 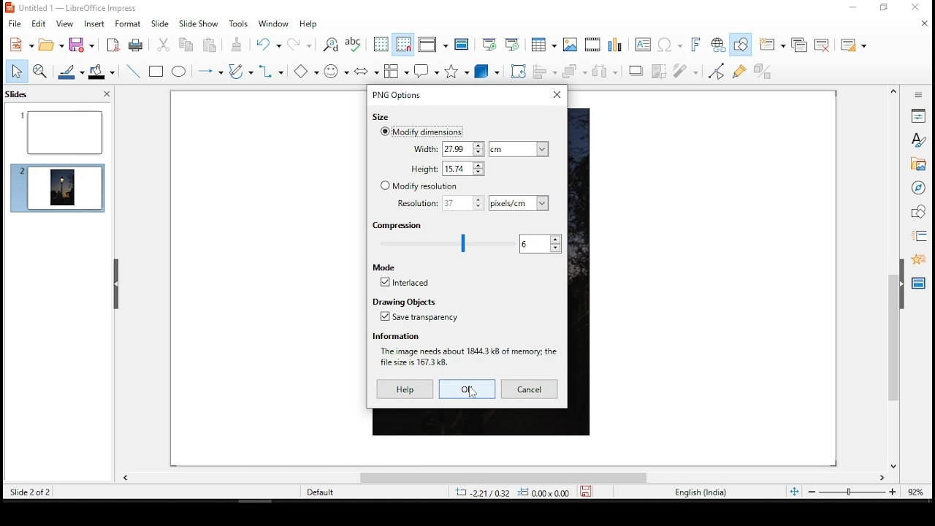 What do you see at coordinates (134, 70) in the screenshot?
I see `line` at bounding box center [134, 70].